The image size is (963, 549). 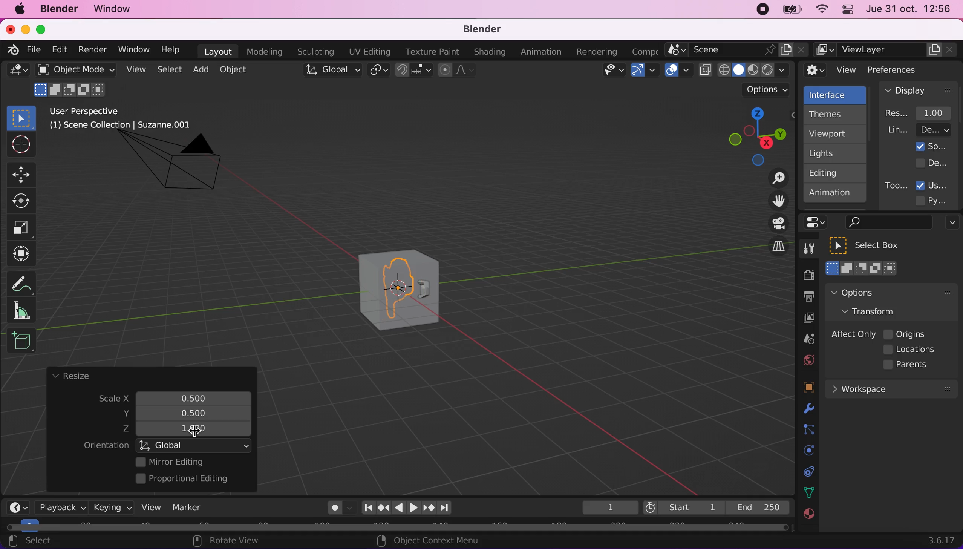 I want to click on options, so click(x=950, y=224).